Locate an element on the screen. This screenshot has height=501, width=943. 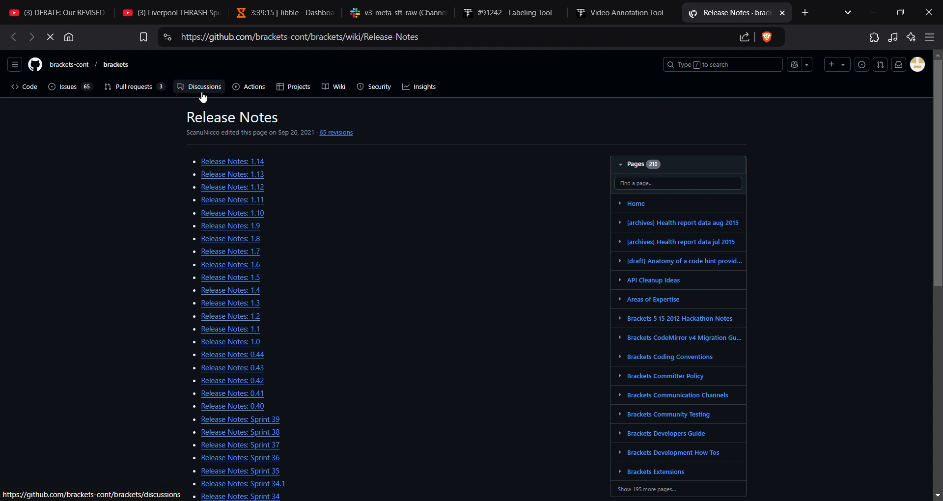
maximize/restore is located at coordinates (902, 13).